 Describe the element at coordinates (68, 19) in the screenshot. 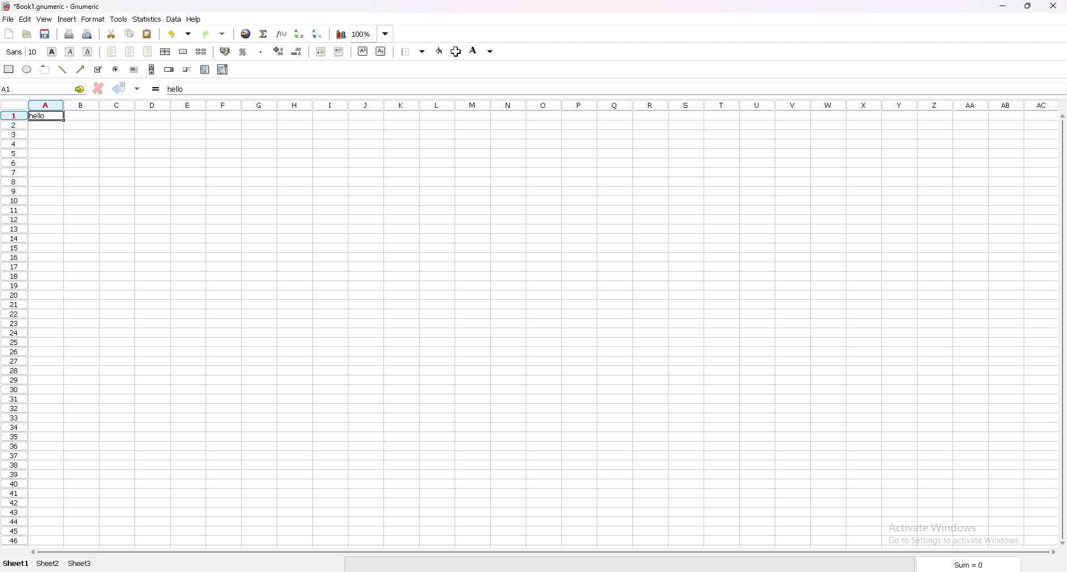

I see `insert` at that location.